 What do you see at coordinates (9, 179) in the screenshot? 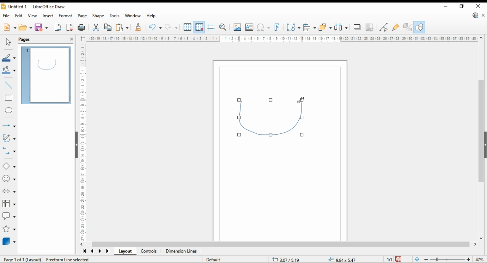
I see `symbol shapes` at bounding box center [9, 179].